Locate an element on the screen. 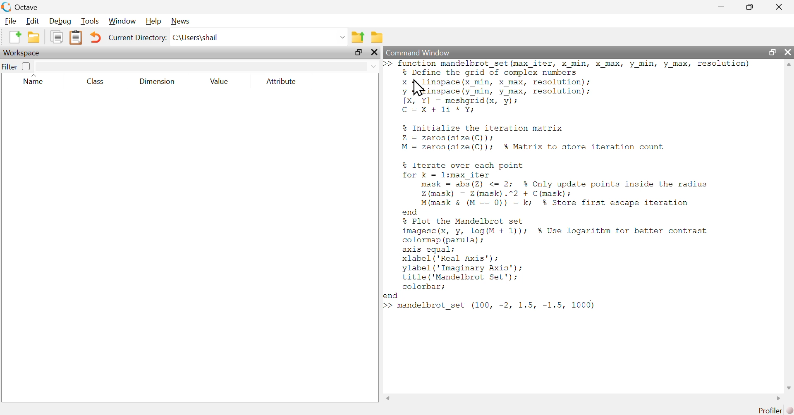 Image resolution: width=794 pixels, height=415 pixels. Value is located at coordinates (220, 82).